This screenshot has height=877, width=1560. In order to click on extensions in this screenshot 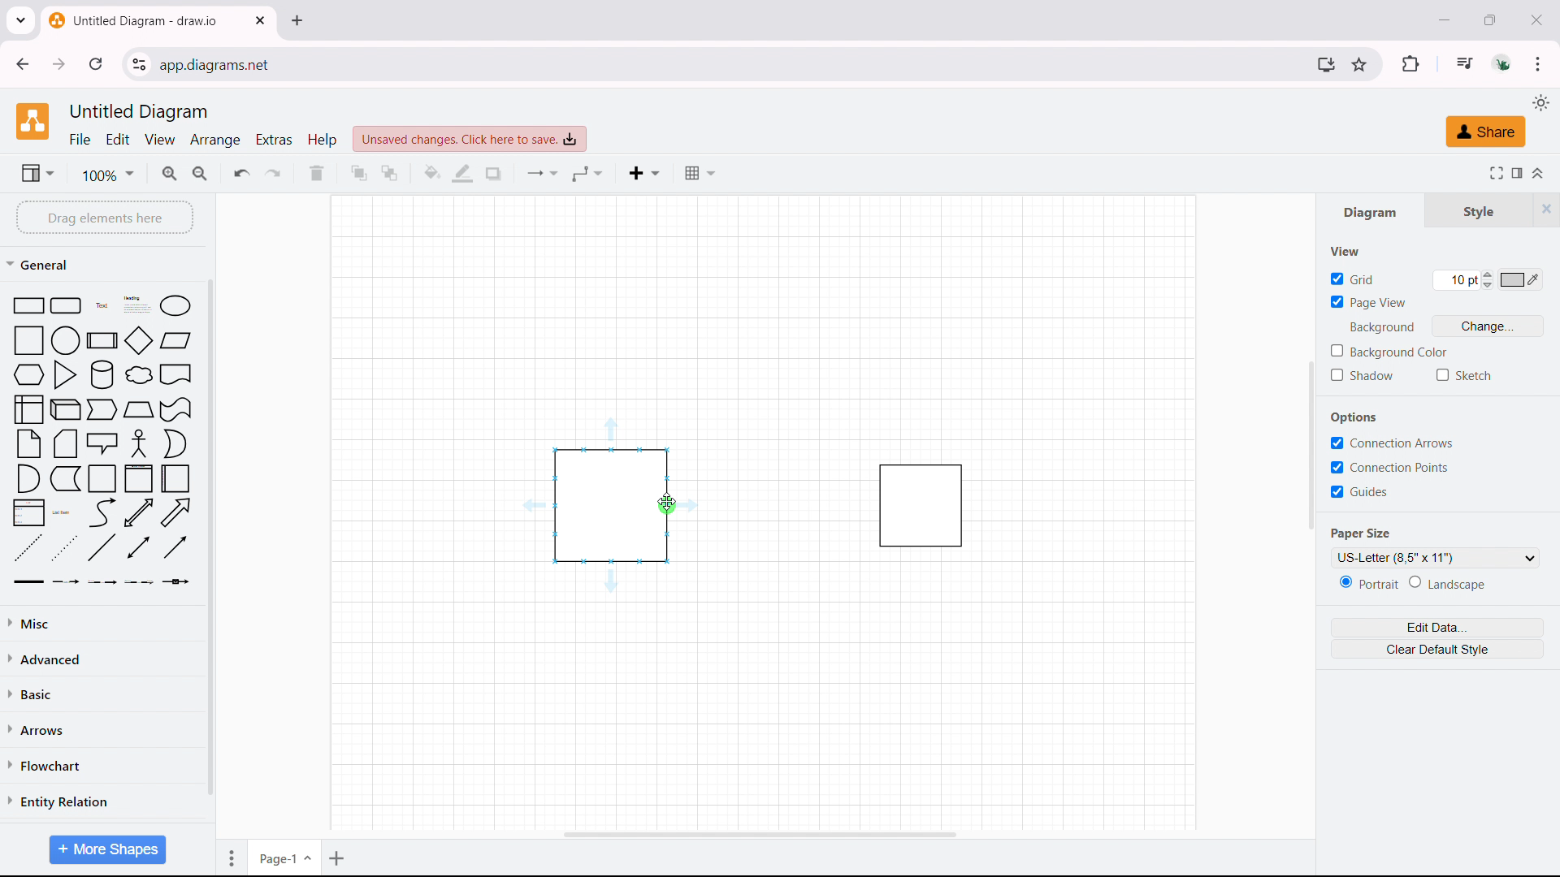, I will do `click(1410, 63)`.